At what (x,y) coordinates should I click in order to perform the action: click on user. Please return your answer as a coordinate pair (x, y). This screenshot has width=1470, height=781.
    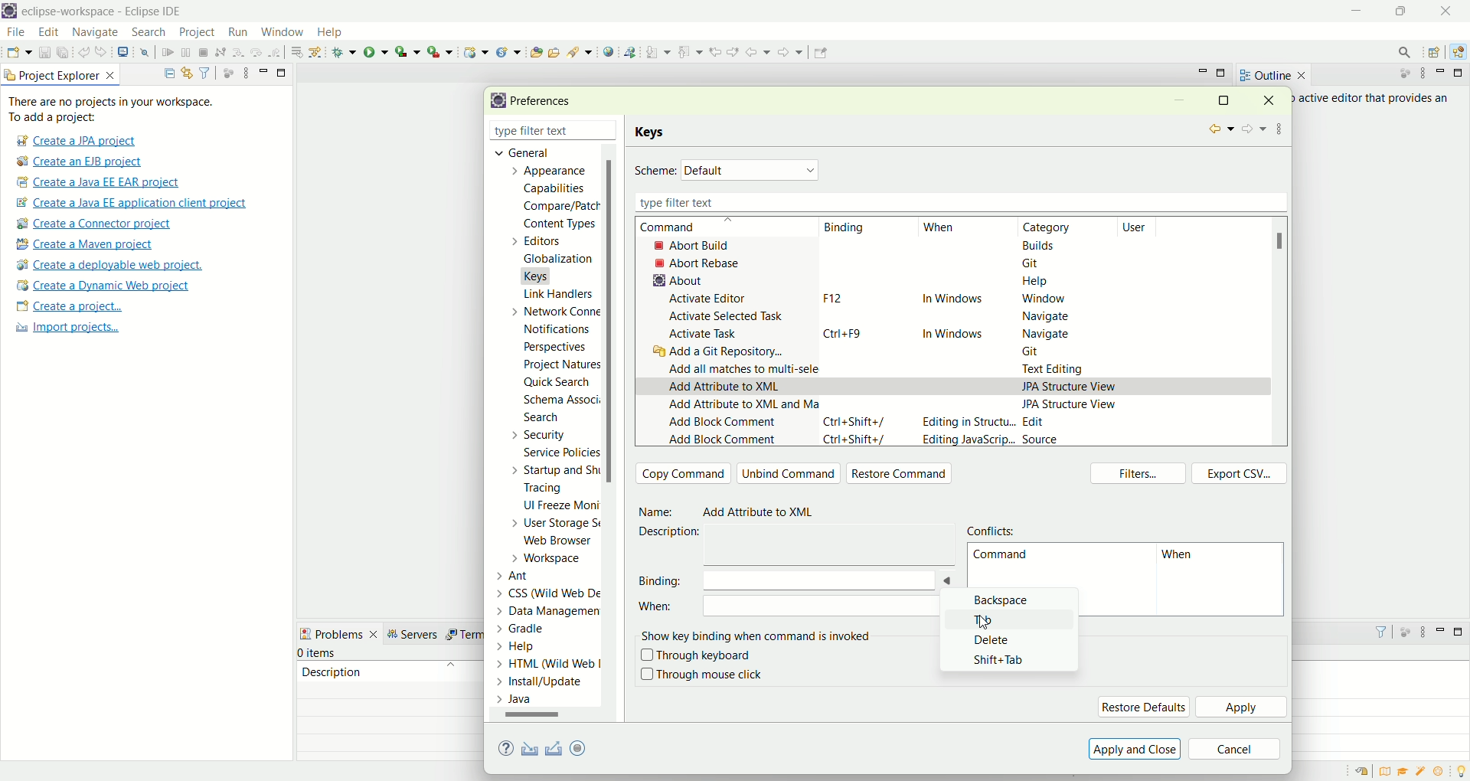
    Looking at the image, I should click on (1143, 227).